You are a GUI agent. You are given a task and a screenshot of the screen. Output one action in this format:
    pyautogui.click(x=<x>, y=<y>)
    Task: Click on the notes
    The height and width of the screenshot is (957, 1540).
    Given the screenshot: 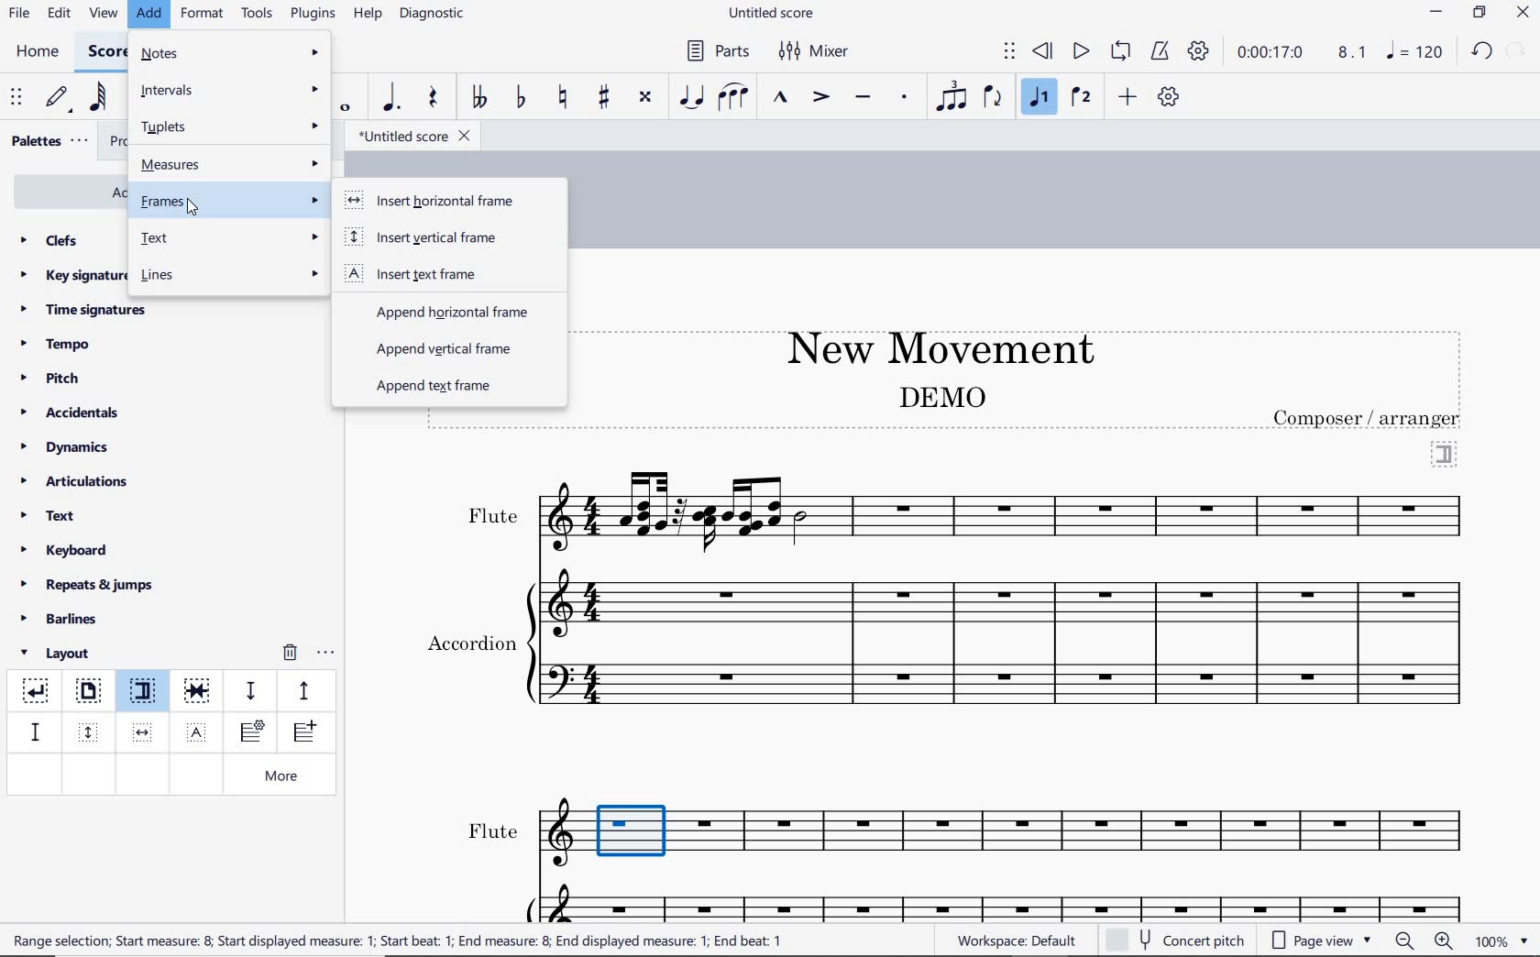 What is the action you would take?
    pyautogui.click(x=230, y=54)
    